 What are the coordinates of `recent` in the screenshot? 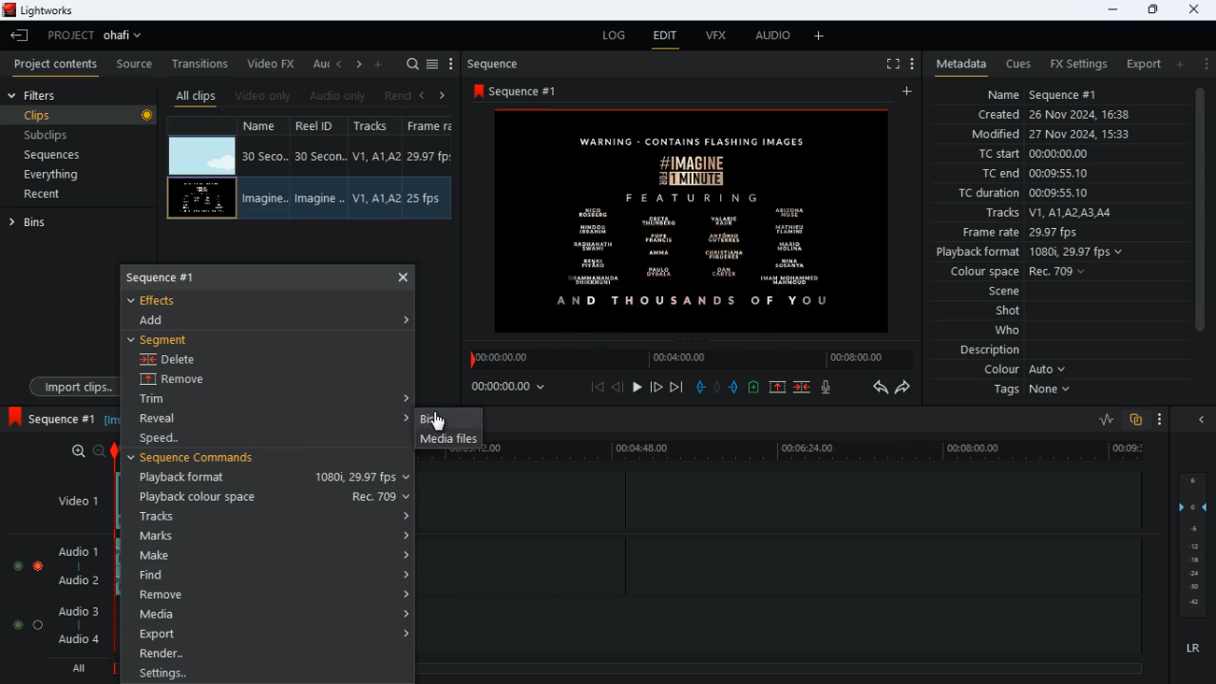 It's located at (59, 196).